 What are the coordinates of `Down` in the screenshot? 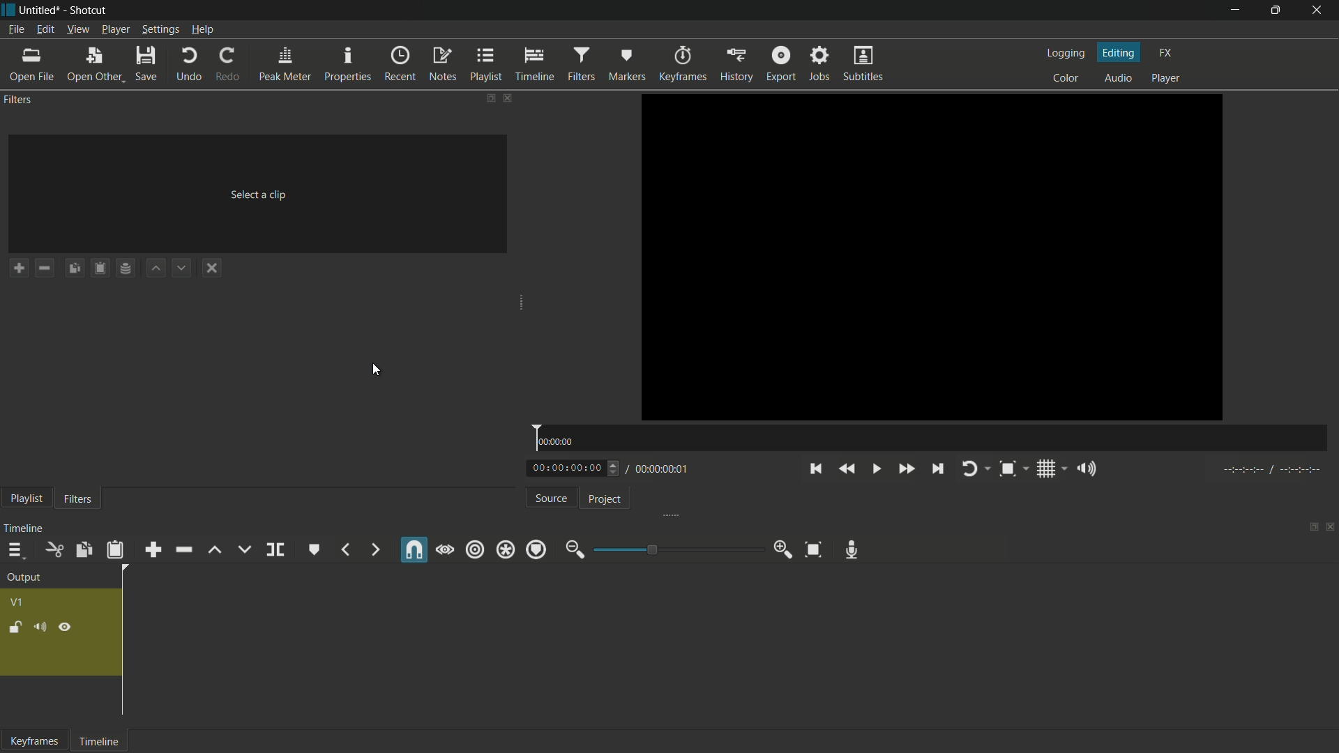 It's located at (308, 549).